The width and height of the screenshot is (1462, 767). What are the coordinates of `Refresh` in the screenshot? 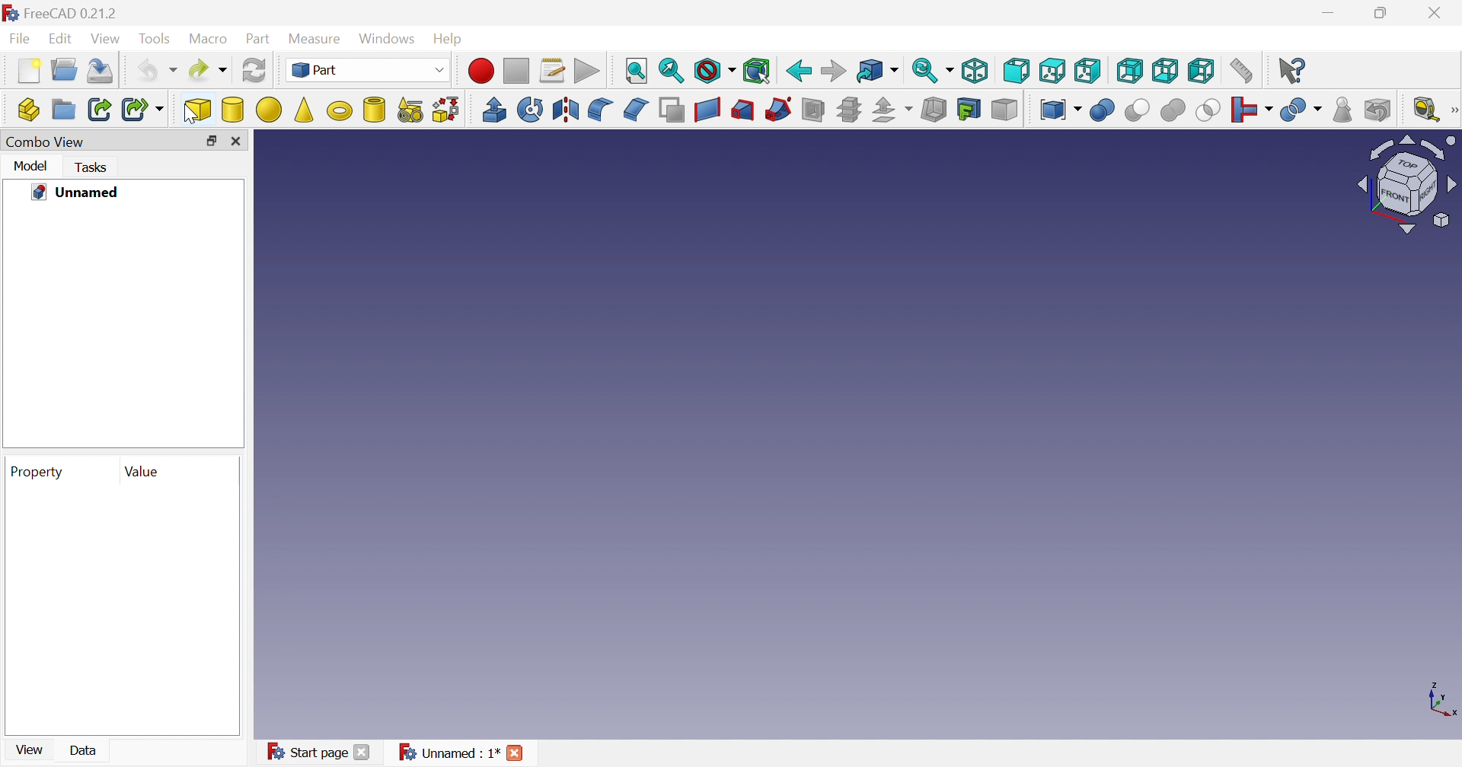 It's located at (254, 72).